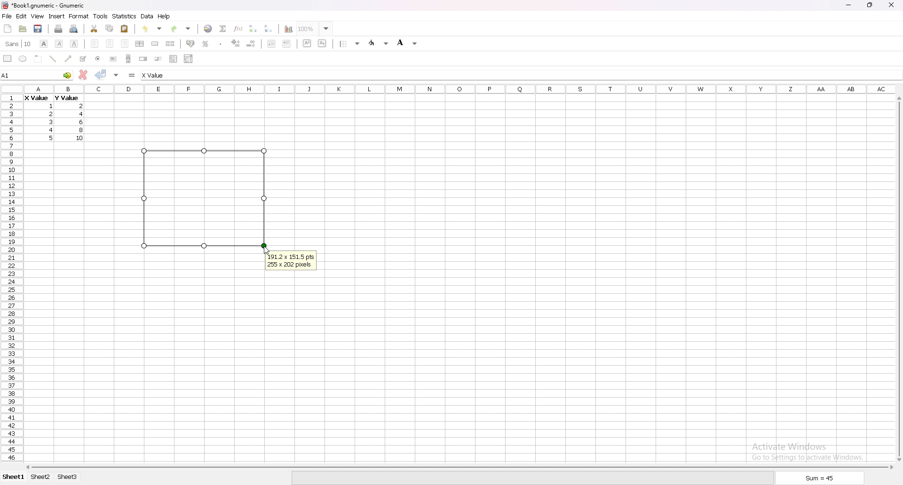  What do you see at coordinates (287, 43) in the screenshot?
I see `increase indent` at bounding box center [287, 43].